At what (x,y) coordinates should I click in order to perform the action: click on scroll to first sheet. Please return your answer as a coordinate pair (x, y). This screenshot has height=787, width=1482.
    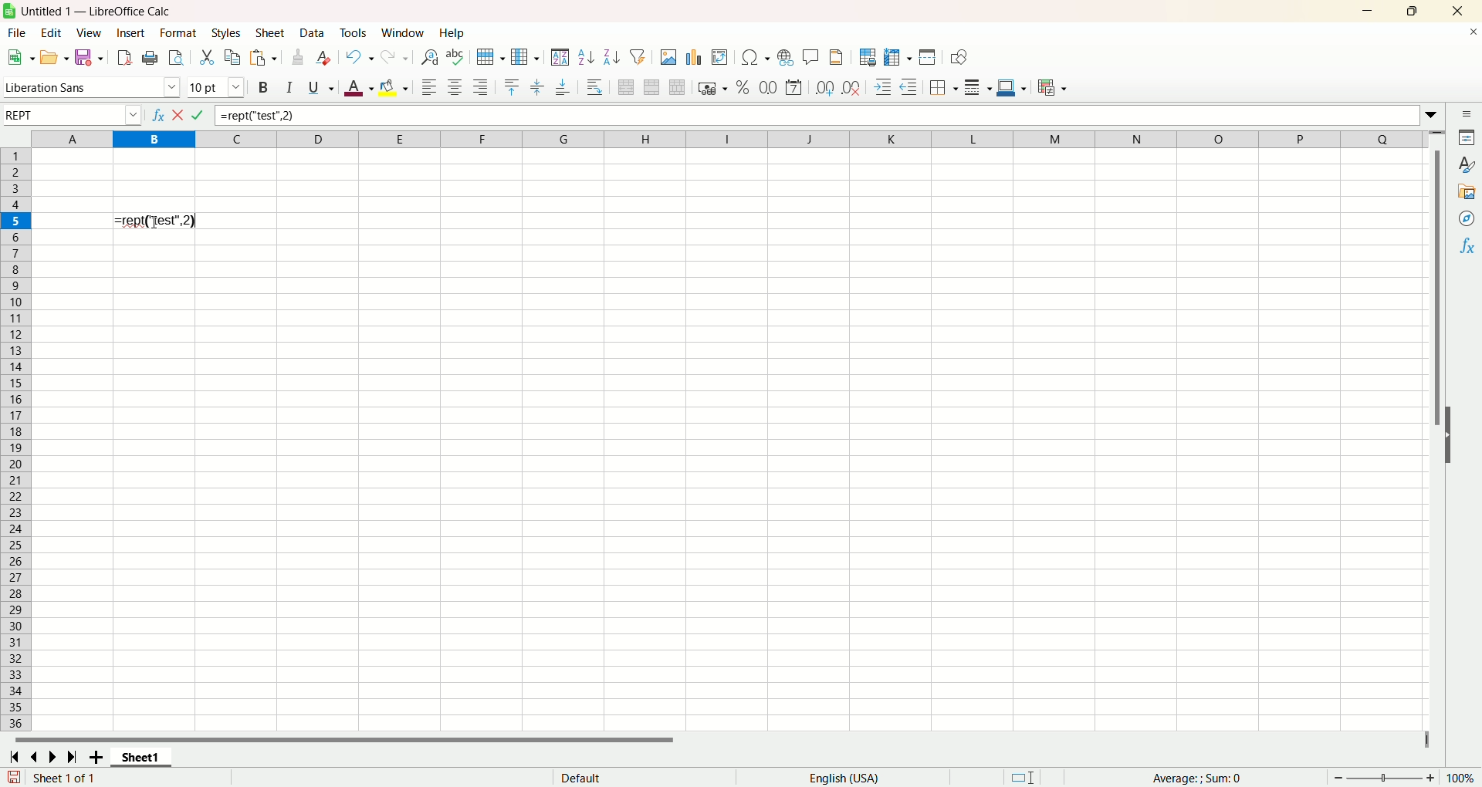
    Looking at the image, I should click on (15, 758).